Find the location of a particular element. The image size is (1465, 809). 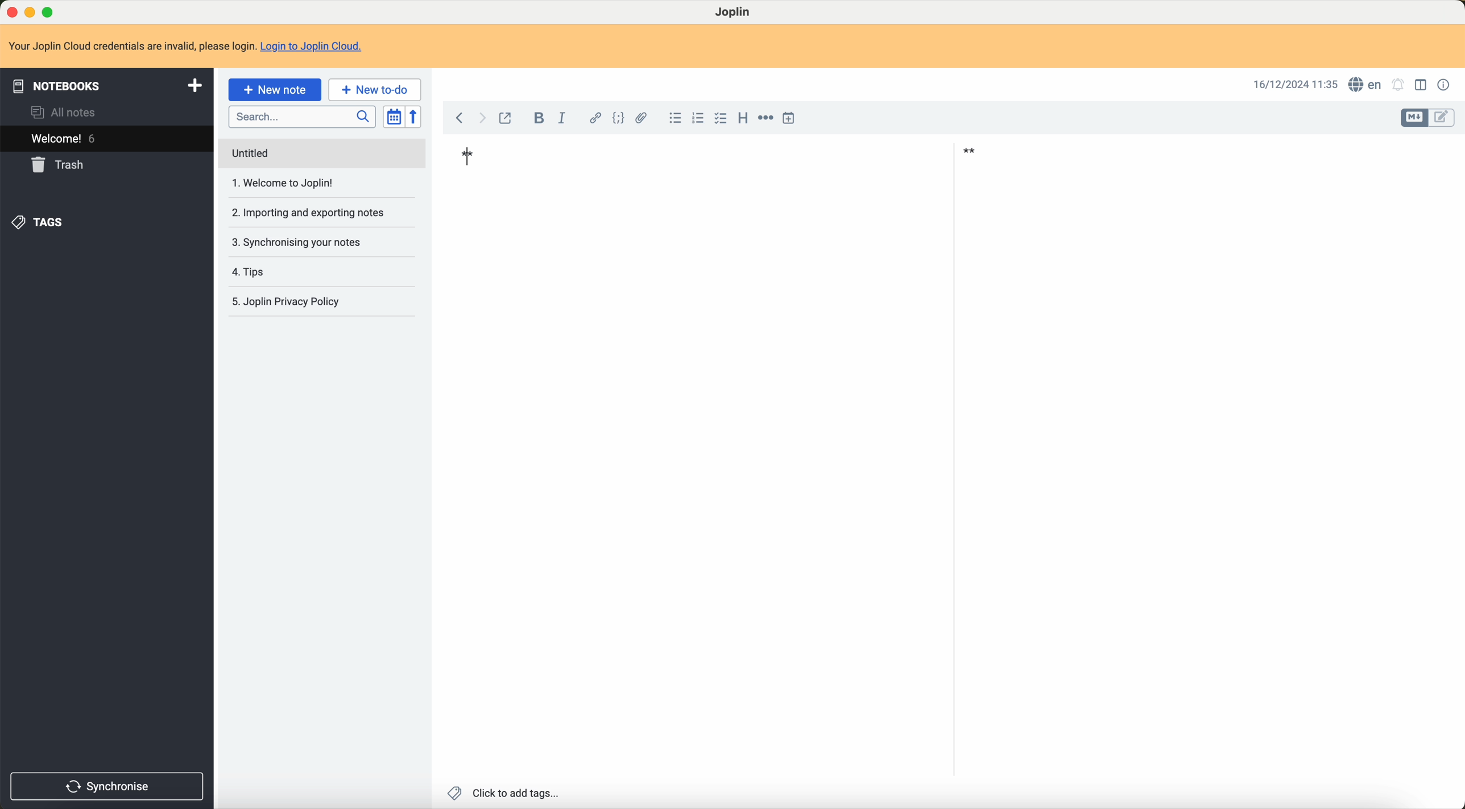

notebooks is located at coordinates (105, 85).